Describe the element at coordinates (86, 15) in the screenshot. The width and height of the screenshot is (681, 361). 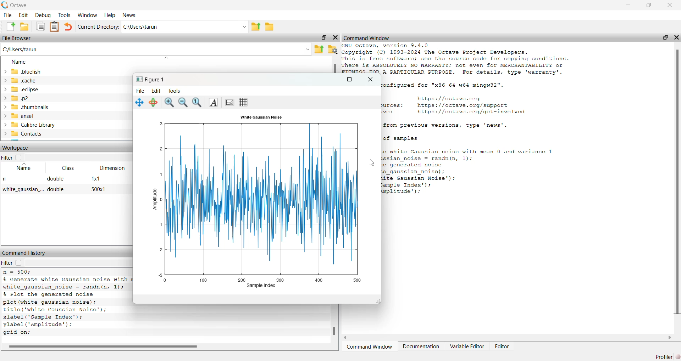
I see `‘Window` at that location.